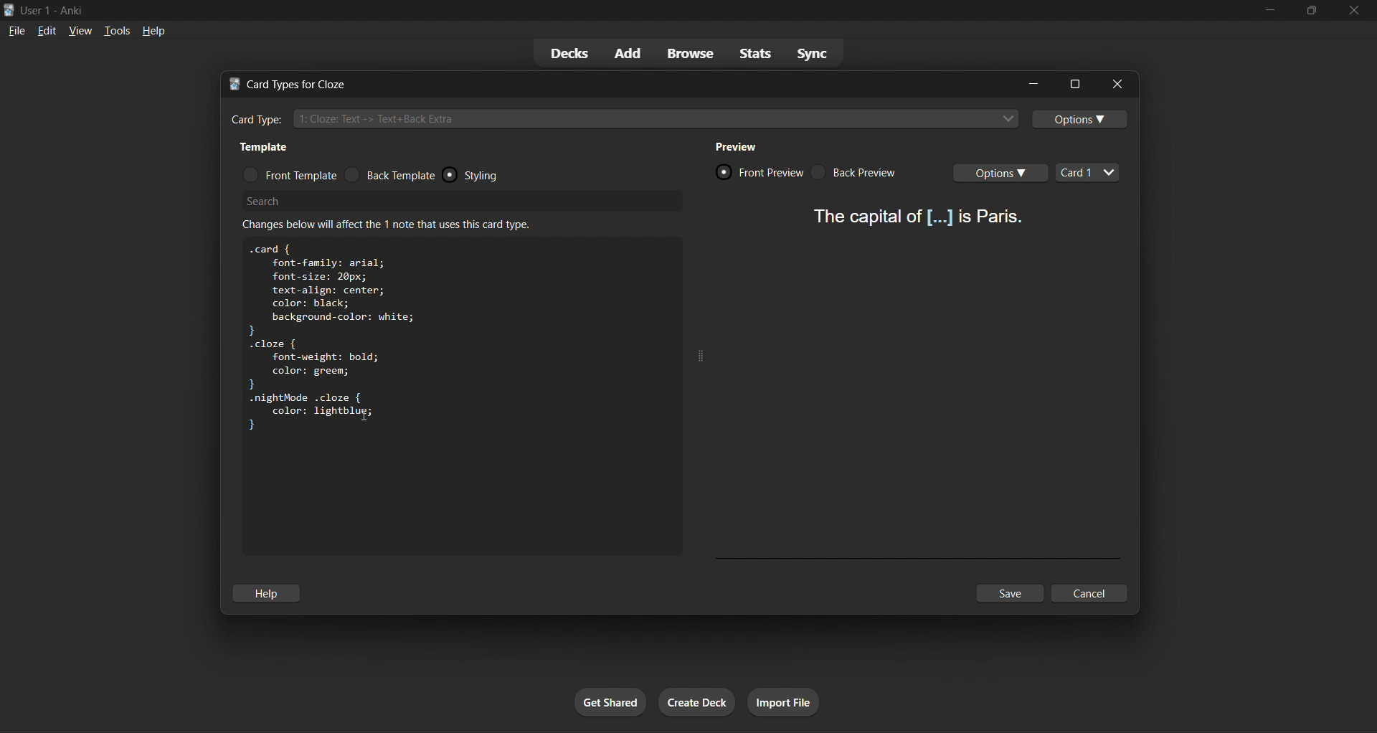 Image resolution: width=1377 pixels, height=733 pixels. What do you see at coordinates (16, 30) in the screenshot?
I see `file` at bounding box center [16, 30].